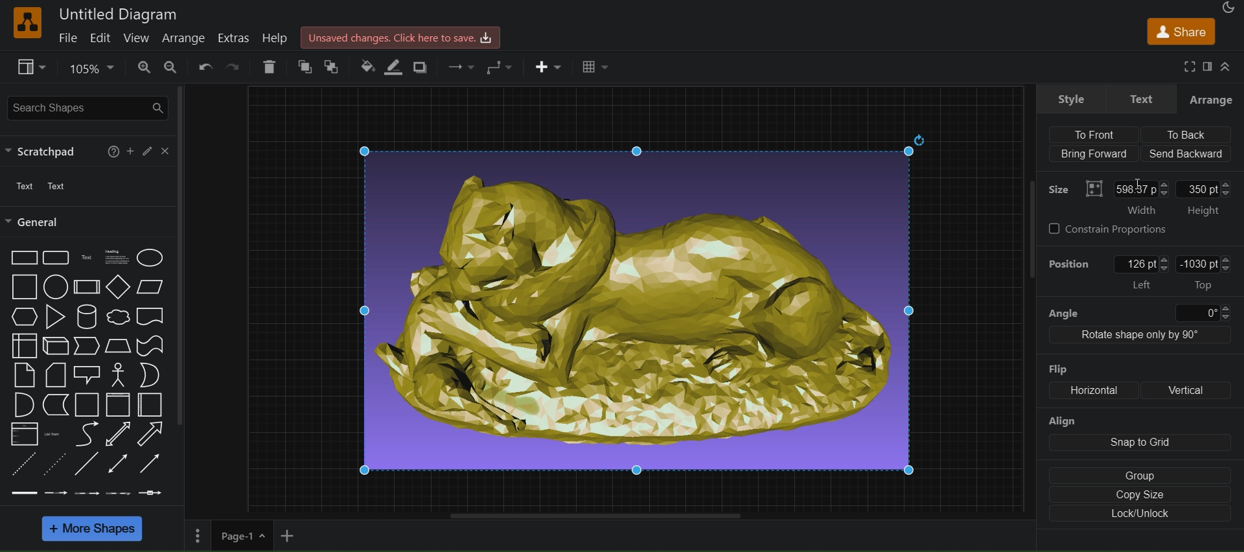 The height and width of the screenshot is (552, 1244). Describe the element at coordinates (128, 151) in the screenshot. I see `Add` at that location.